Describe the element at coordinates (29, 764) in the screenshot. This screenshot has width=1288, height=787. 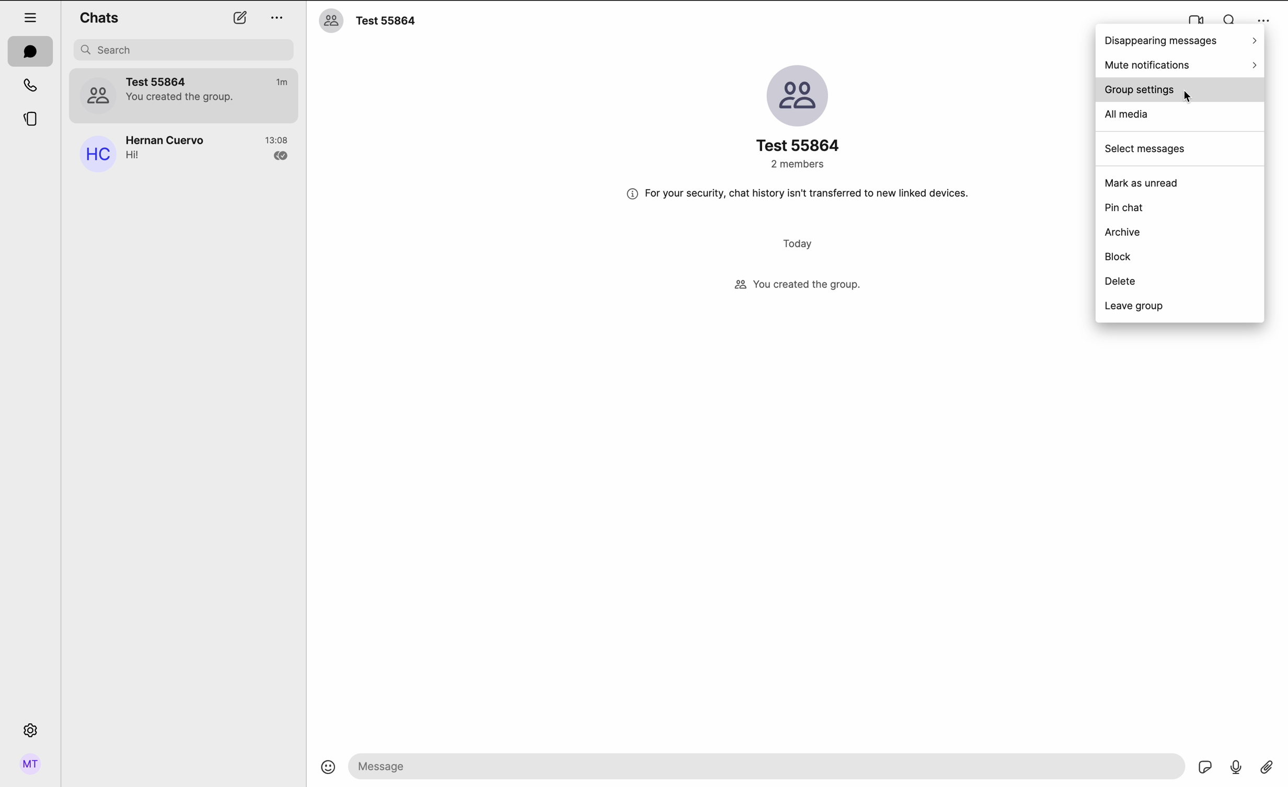
I see `profile` at that location.